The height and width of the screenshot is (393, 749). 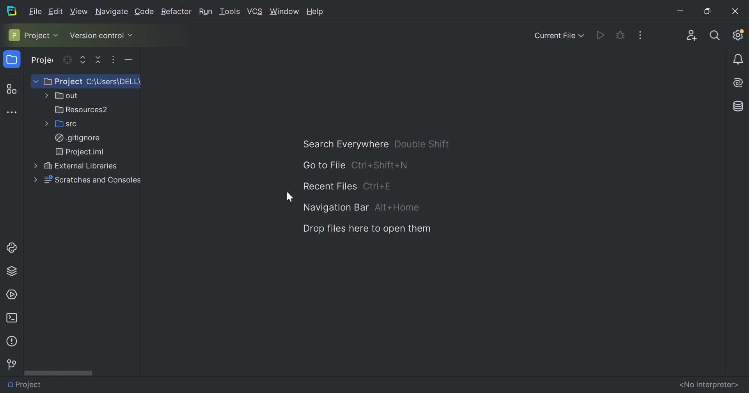 I want to click on ALT+Home, so click(x=396, y=207).